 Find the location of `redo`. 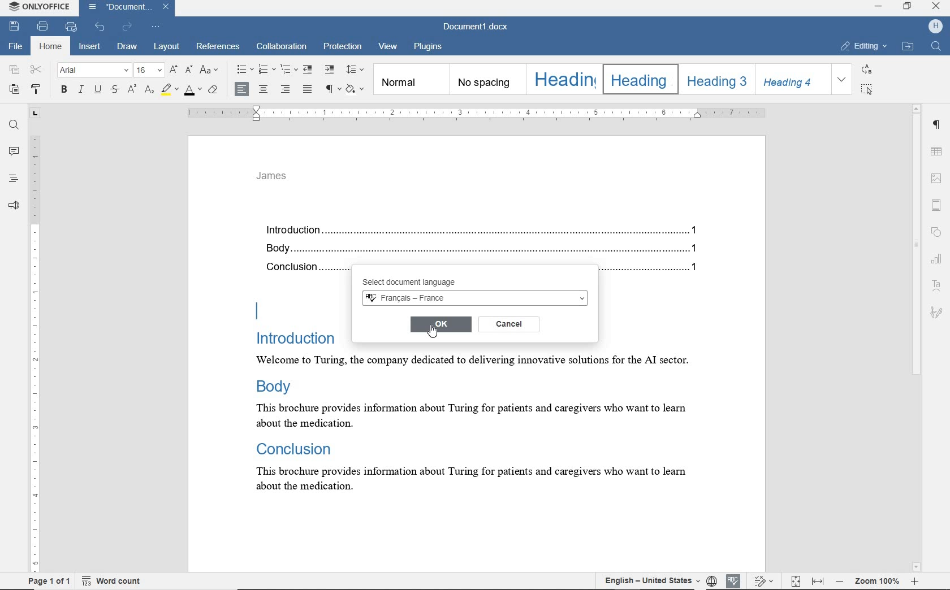

redo is located at coordinates (127, 27).